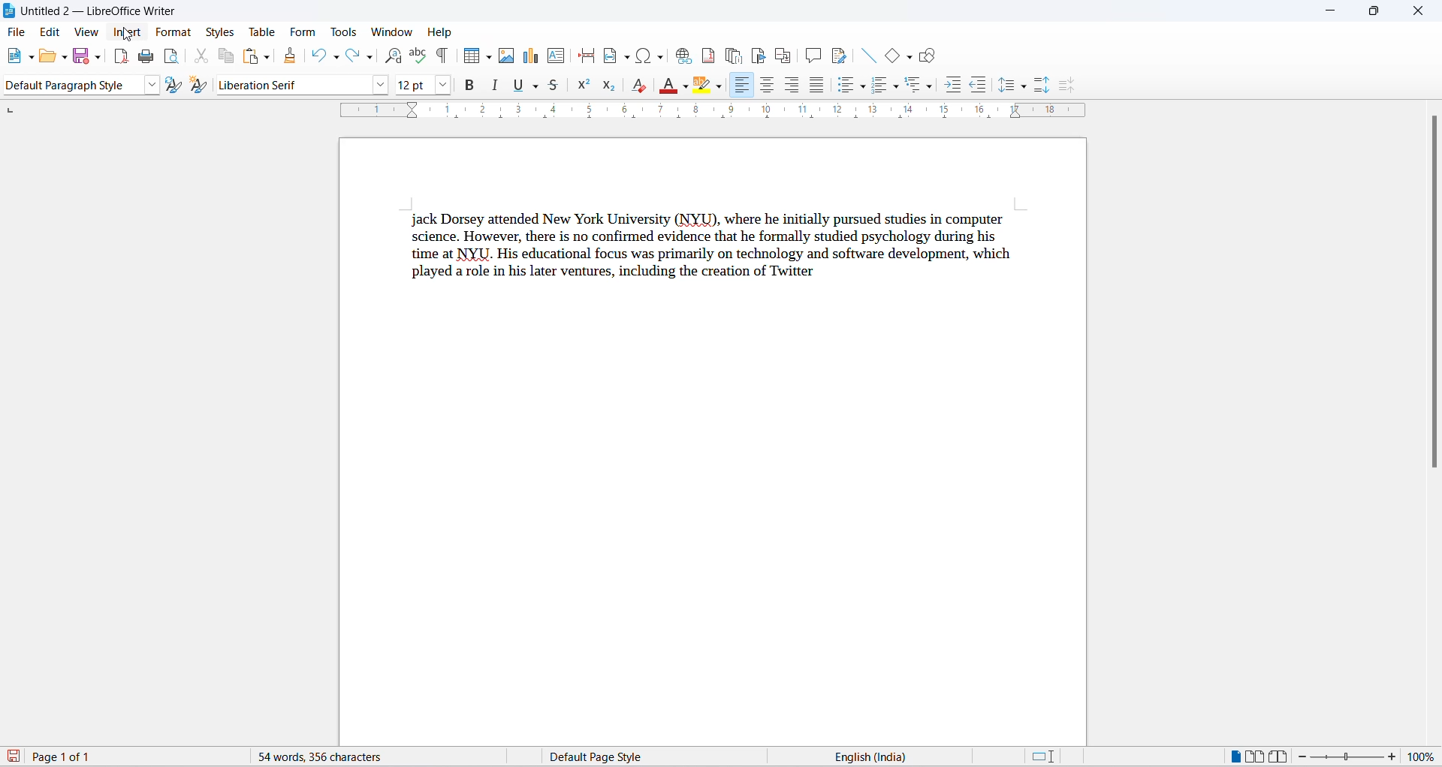 The height and width of the screenshot is (767, 1442). I want to click on table grid, so click(490, 58).